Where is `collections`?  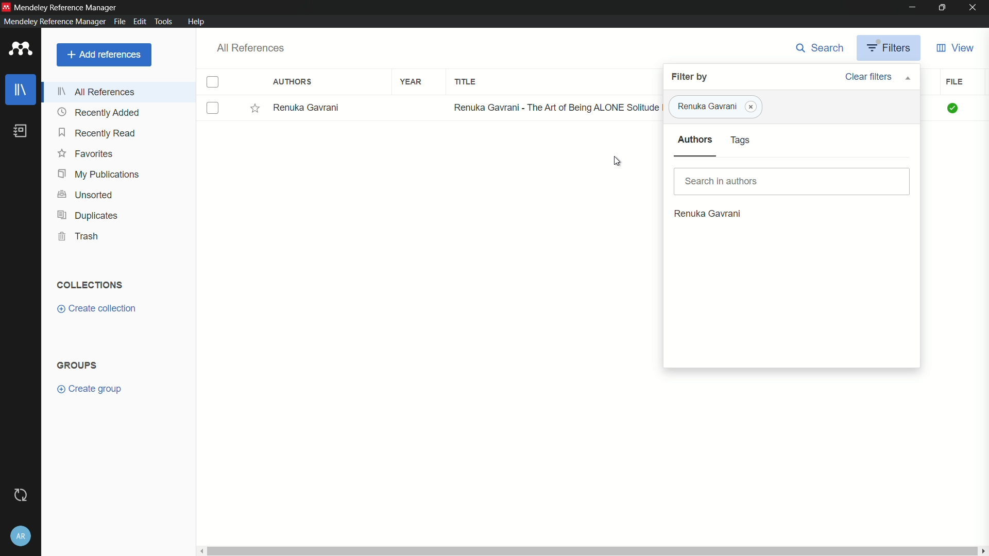 collections is located at coordinates (91, 285).